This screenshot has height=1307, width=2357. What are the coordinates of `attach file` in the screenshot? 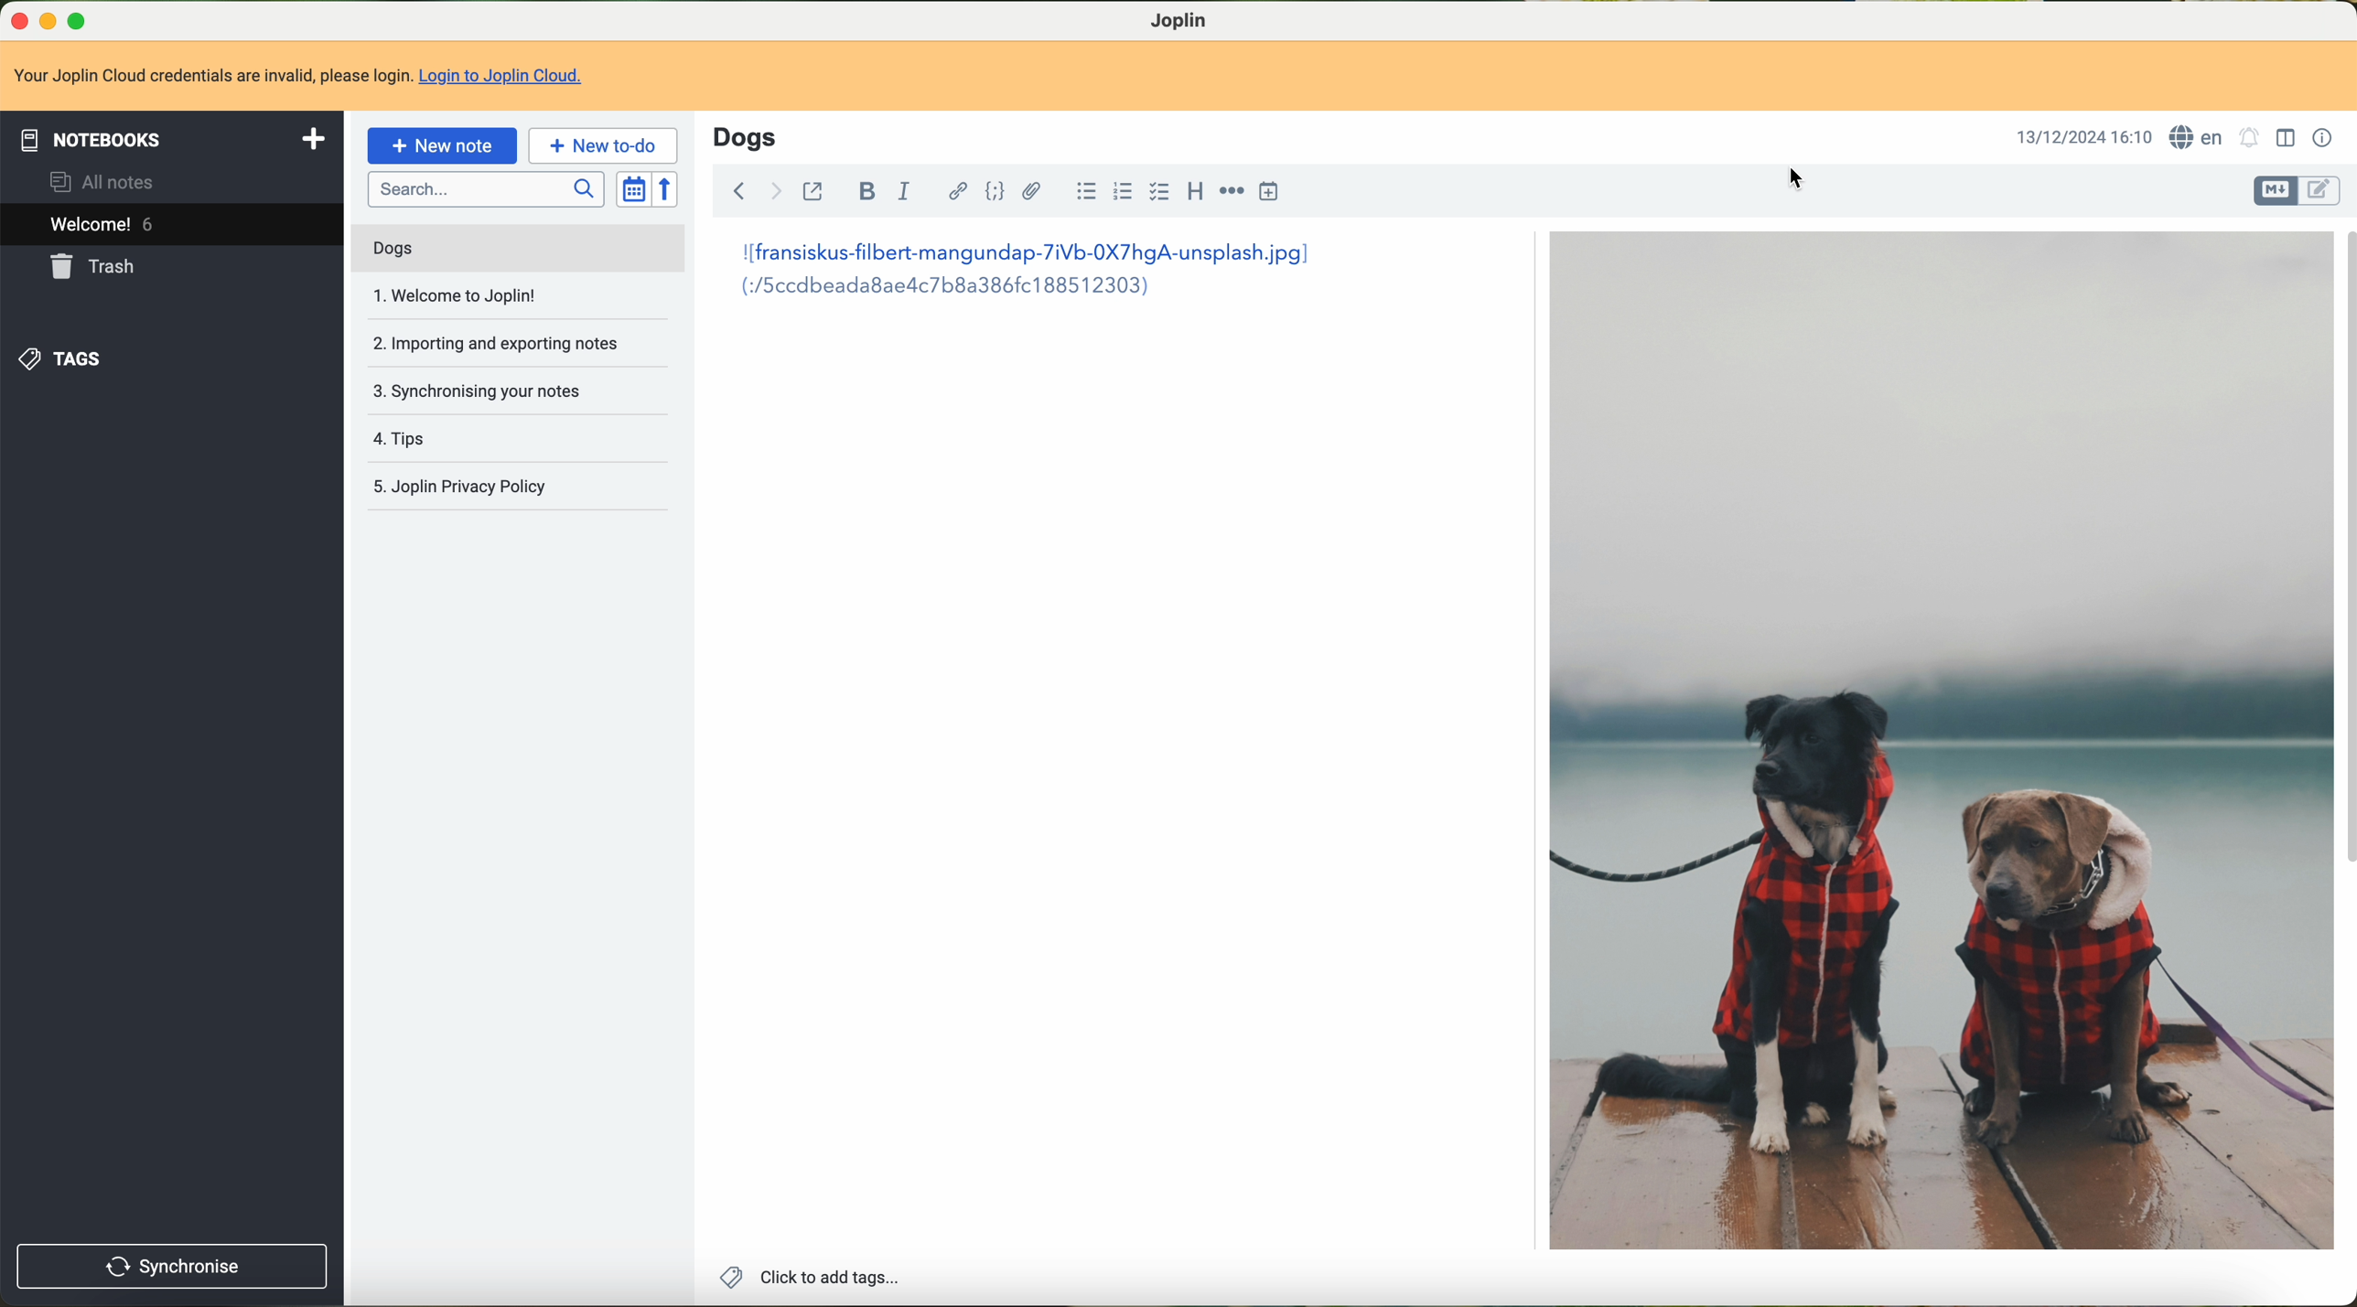 It's located at (1031, 191).